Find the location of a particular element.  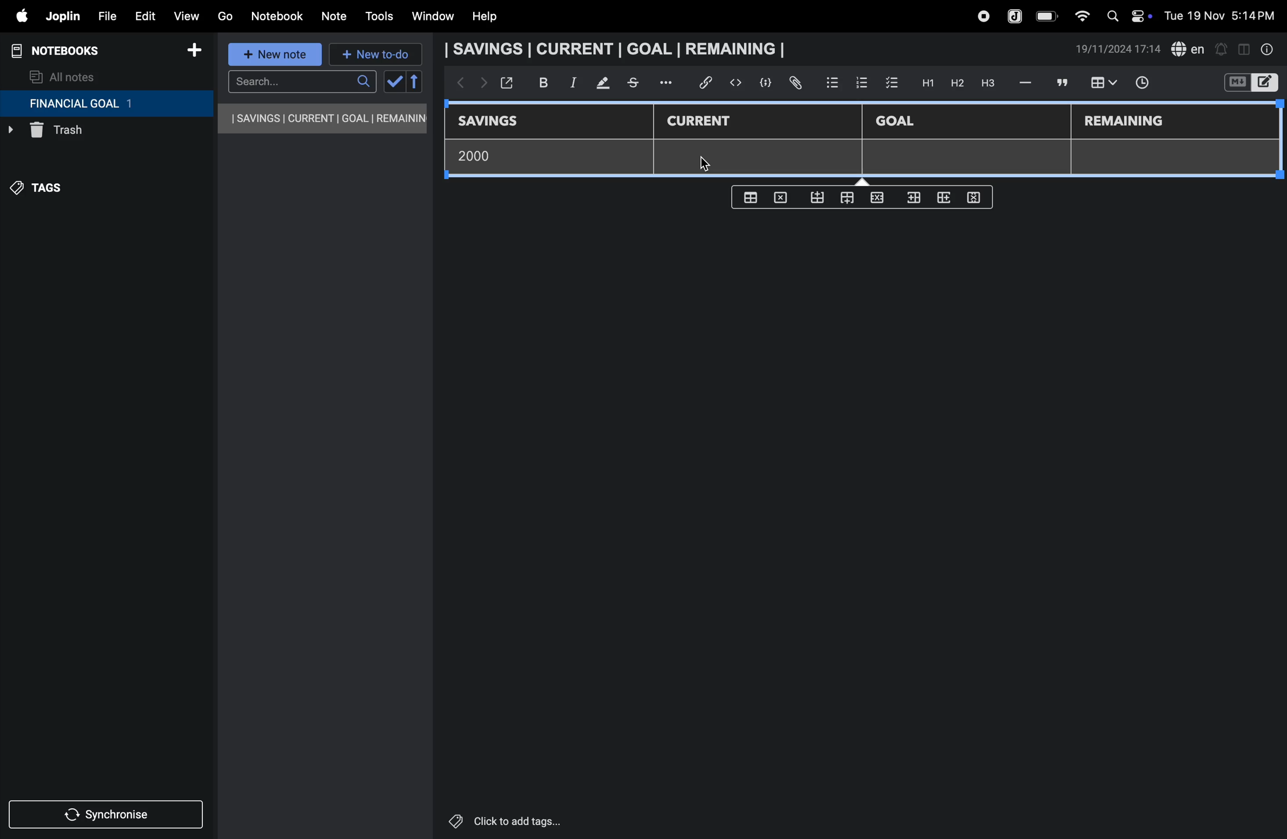

comment is located at coordinates (1060, 82).